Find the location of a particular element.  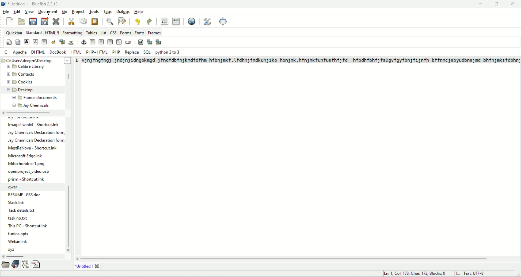

ImageJ-win64 - Shortcut.Ink is located at coordinates (34, 125).